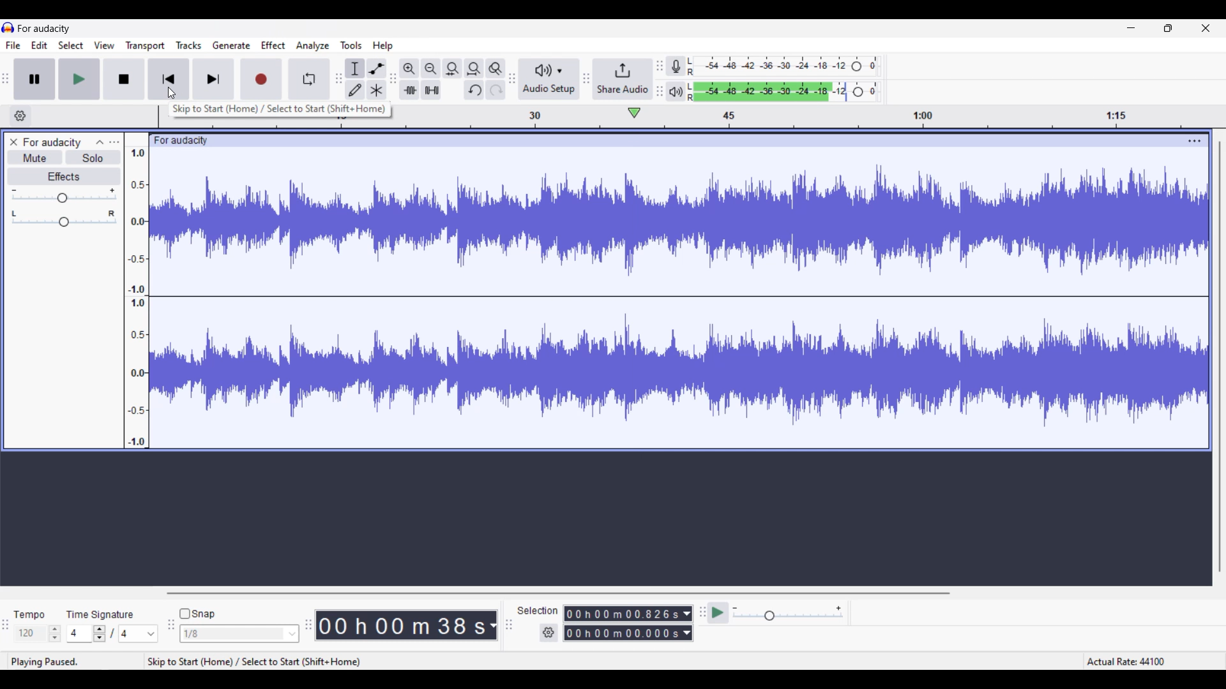 Image resolution: width=1226 pixels, height=689 pixels. Describe the element at coordinates (100, 614) in the screenshot. I see `Indicates time signature settings` at that location.